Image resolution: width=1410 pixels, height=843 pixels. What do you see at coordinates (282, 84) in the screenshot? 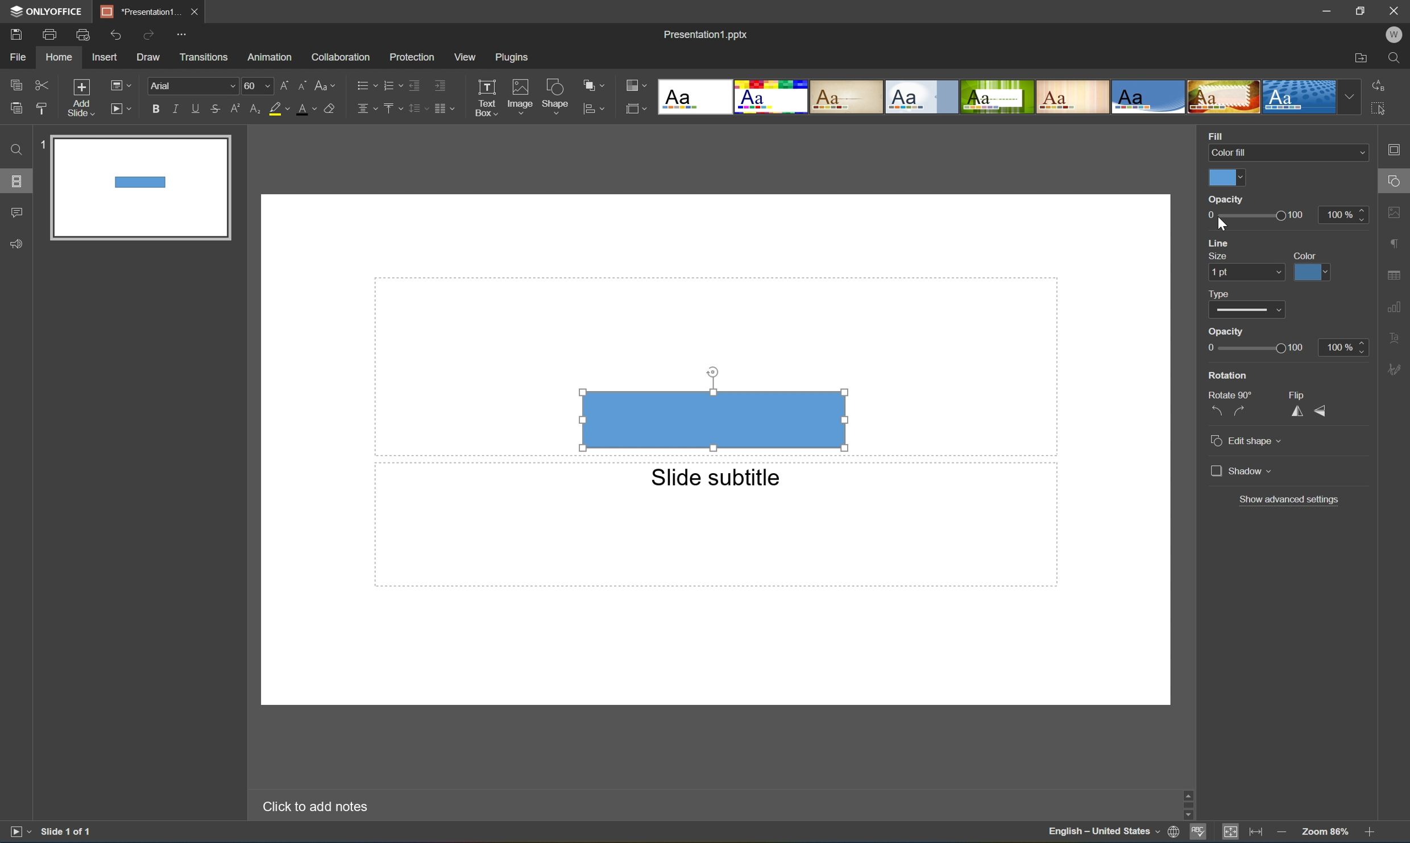
I see `Increment font size` at bounding box center [282, 84].